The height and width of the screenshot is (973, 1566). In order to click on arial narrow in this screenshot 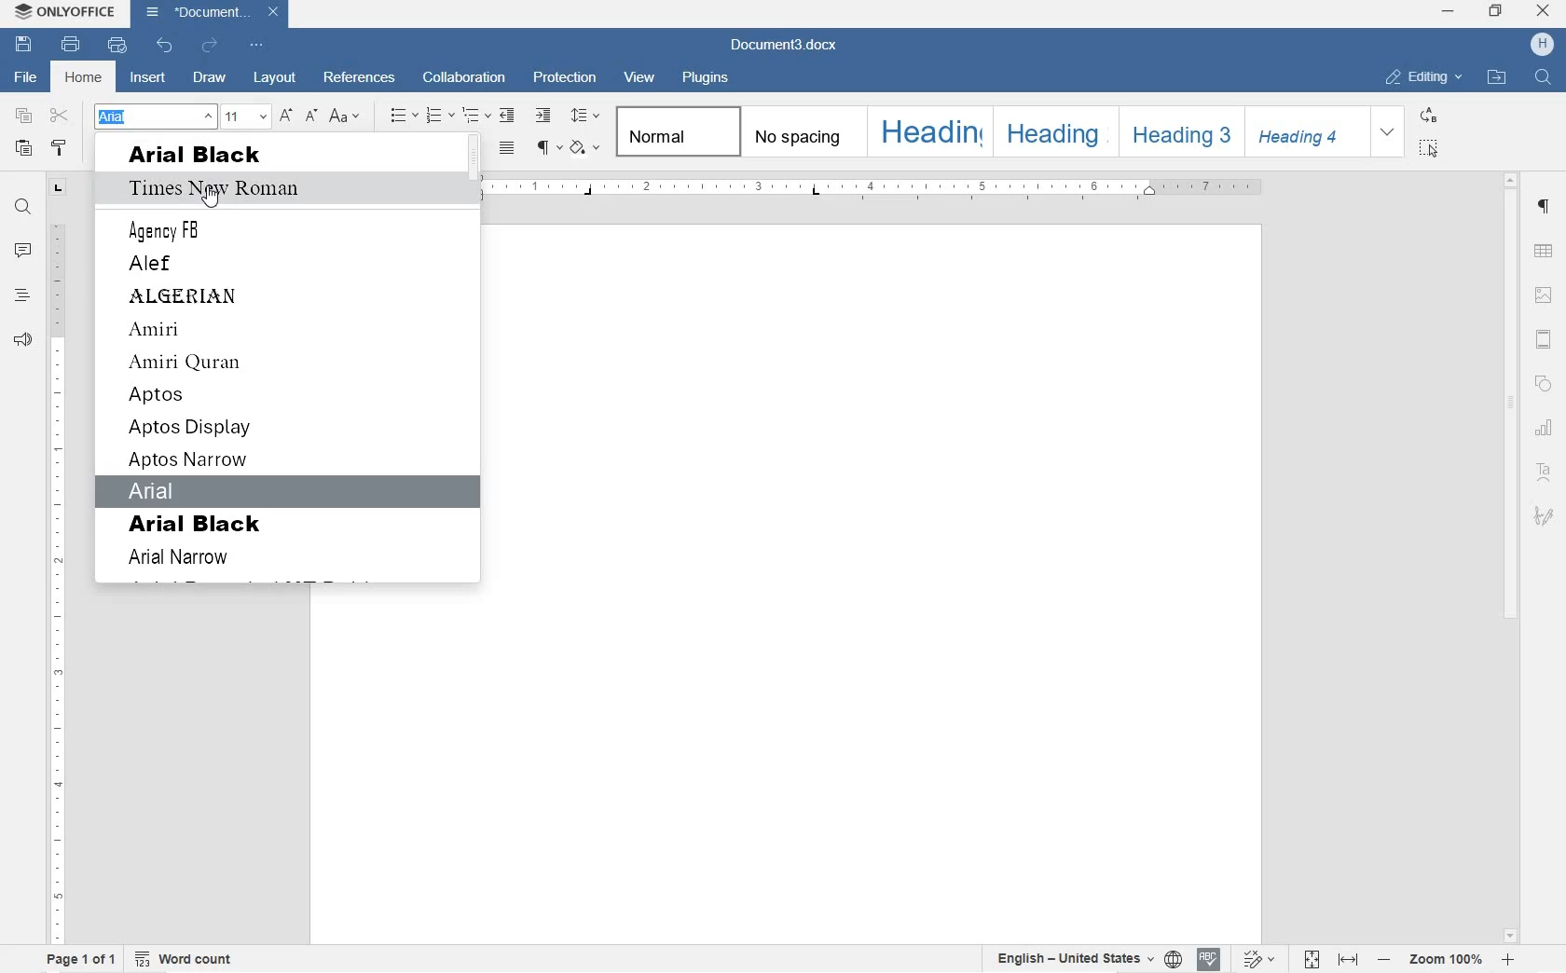, I will do `click(215, 559)`.